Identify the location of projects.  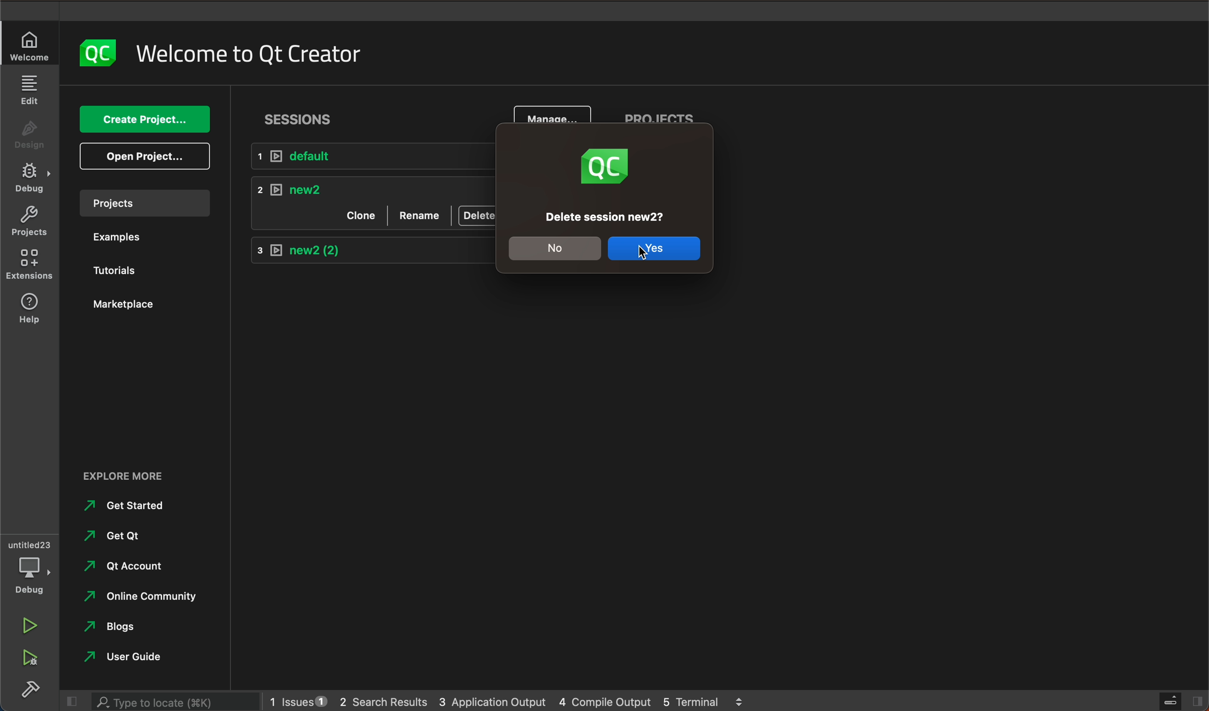
(661, 121).